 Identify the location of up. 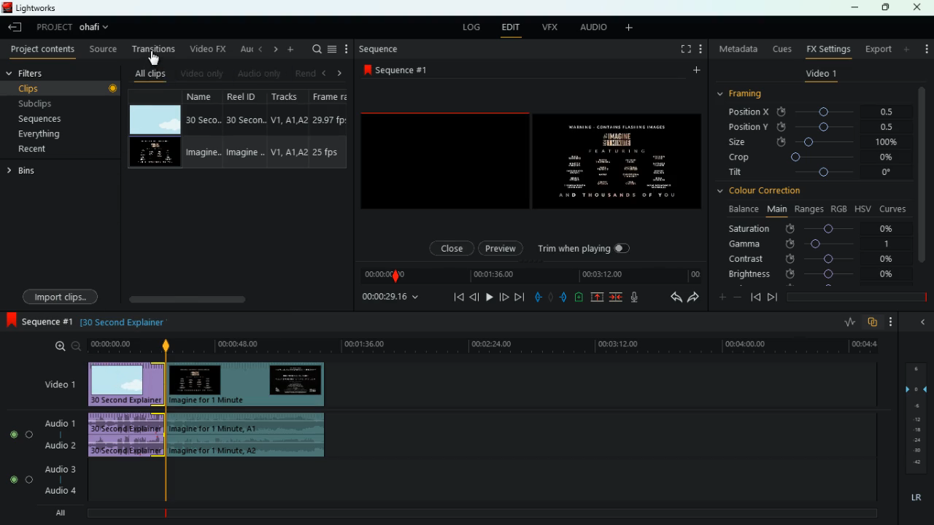
(598, 298).